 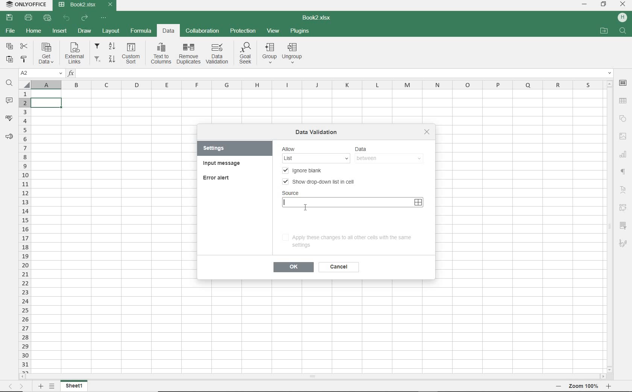 What do you see at coordinates (622, 5) in the screenshot?
I see `CLOSE` at bounding box center [622, 5].